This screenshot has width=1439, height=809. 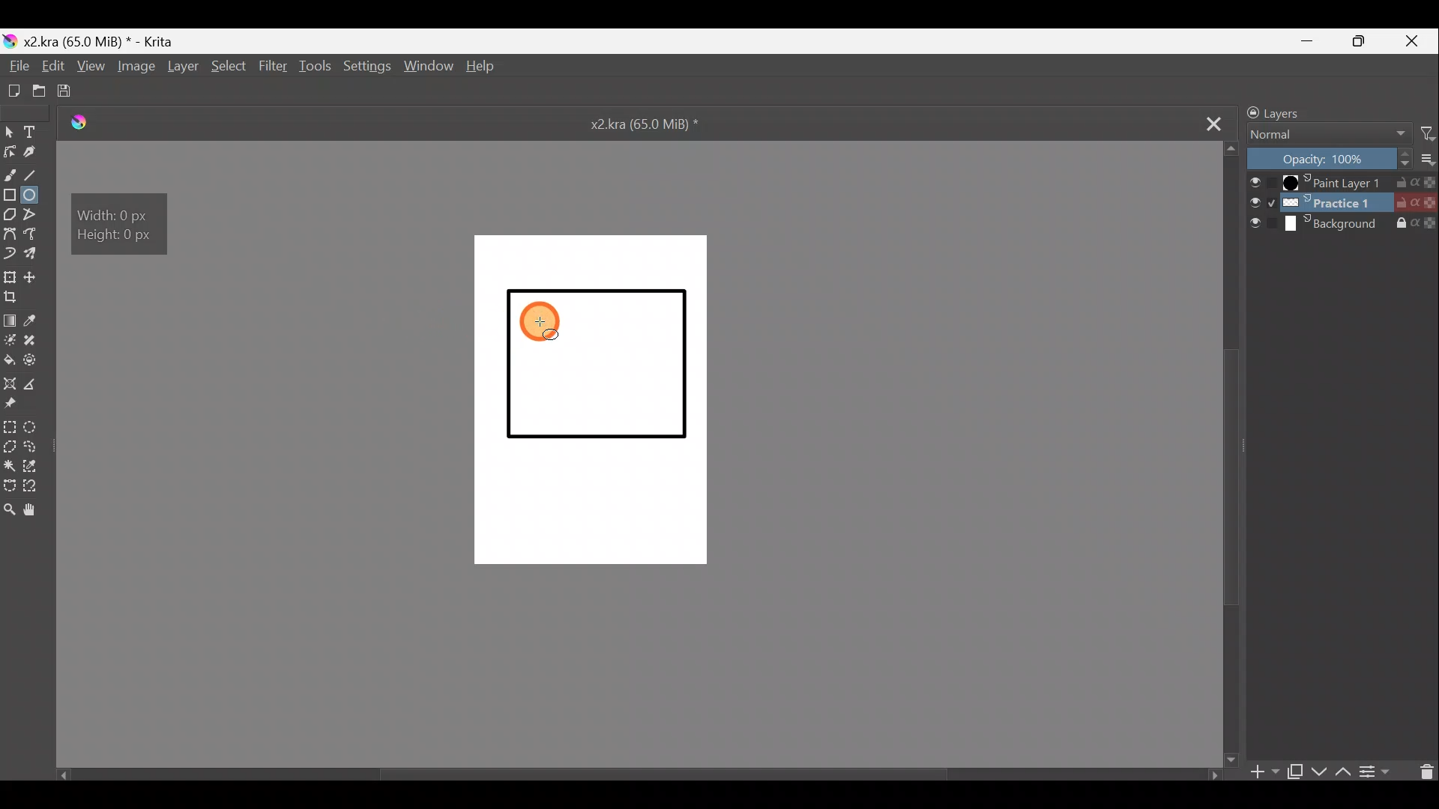 I want to click on Opacity: 100%, so click(x=1324, y=158).